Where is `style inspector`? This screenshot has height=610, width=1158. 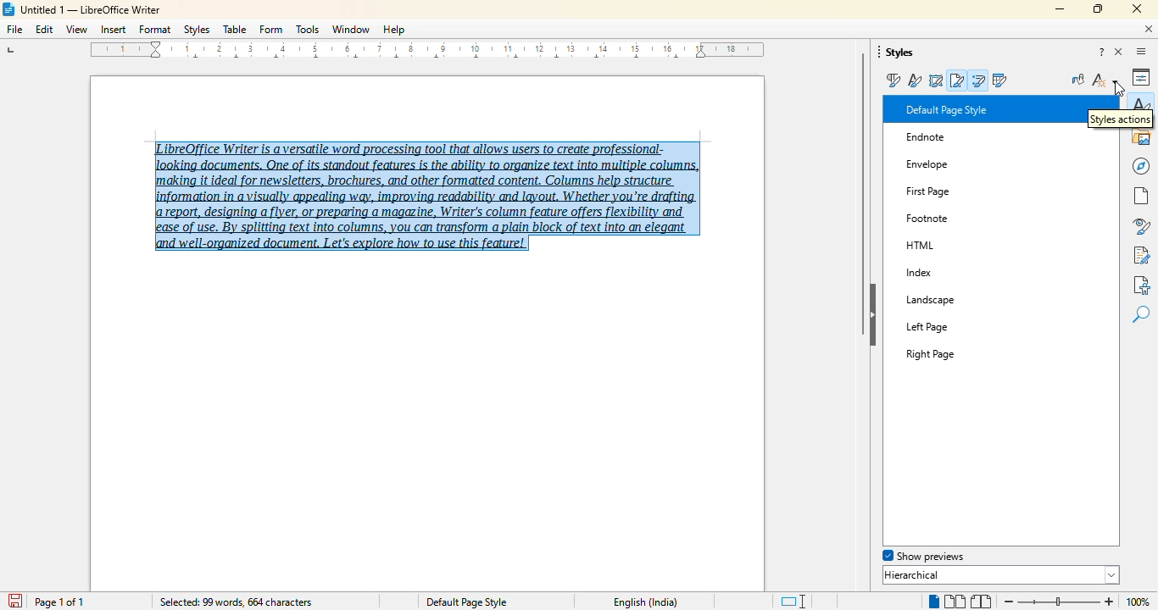 style inspector is located at coordinates (1141, 227).